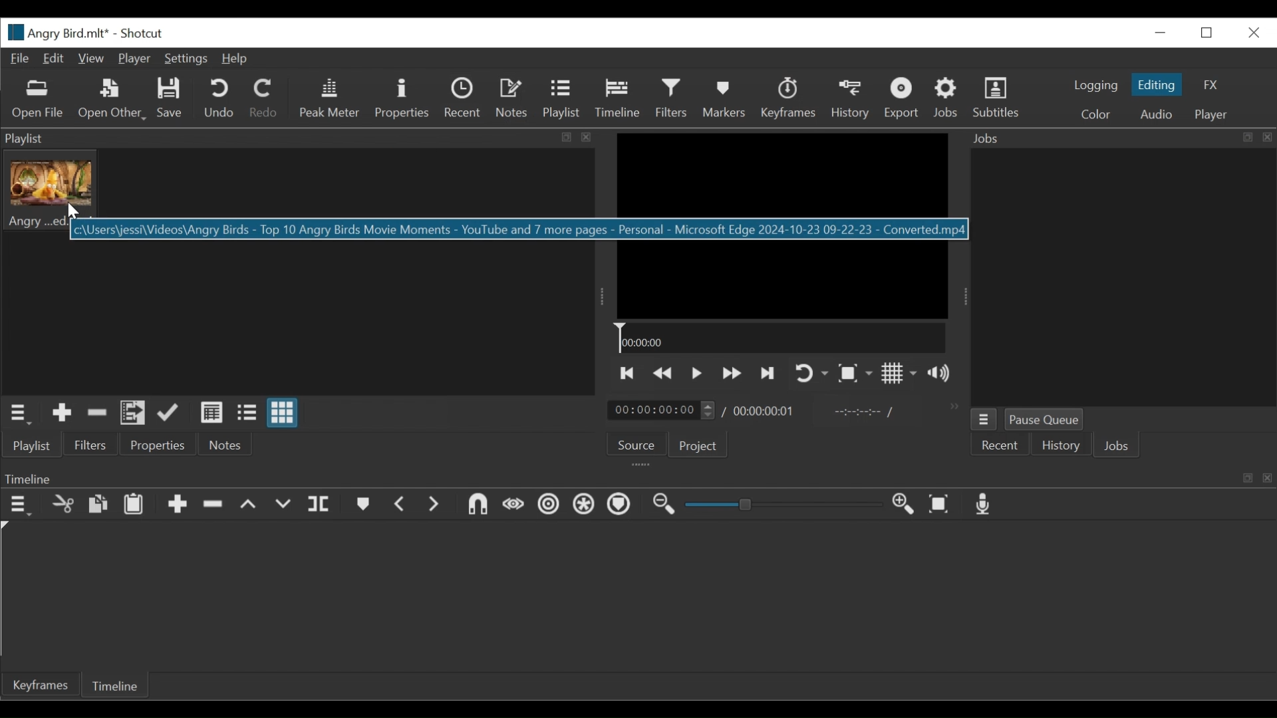 The height and width of the screenshot is (718, 1277). Describe the element at coordinates (1045, 419) in the screenshot. I see `Pause Queue` at that location.